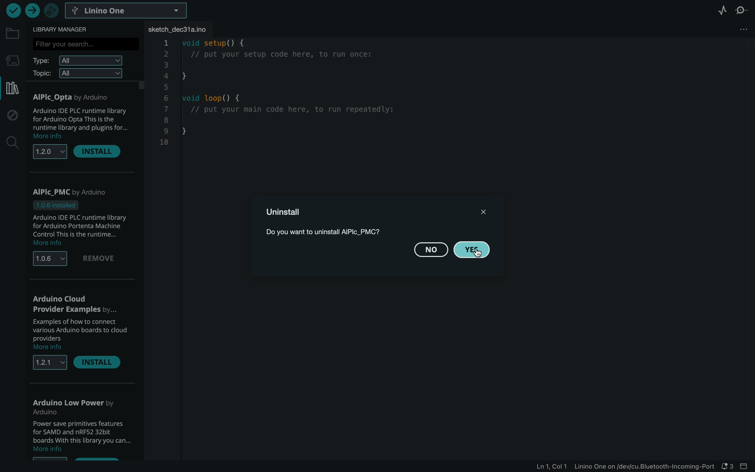 The width and height of the screenshot is (755, 472). Describe the element at coordinates (50, 362) in the screenshot. I see `versions` at that location.